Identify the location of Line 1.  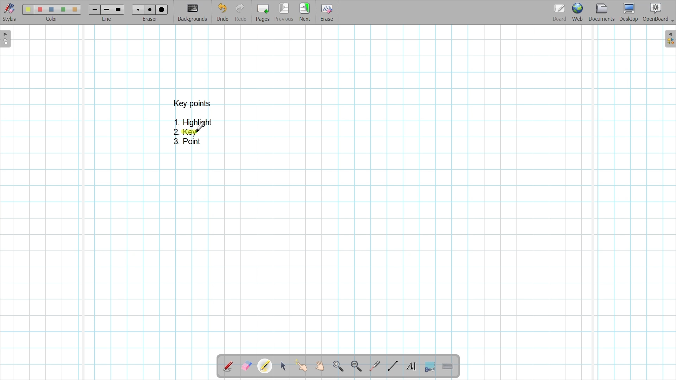
(94, 9).